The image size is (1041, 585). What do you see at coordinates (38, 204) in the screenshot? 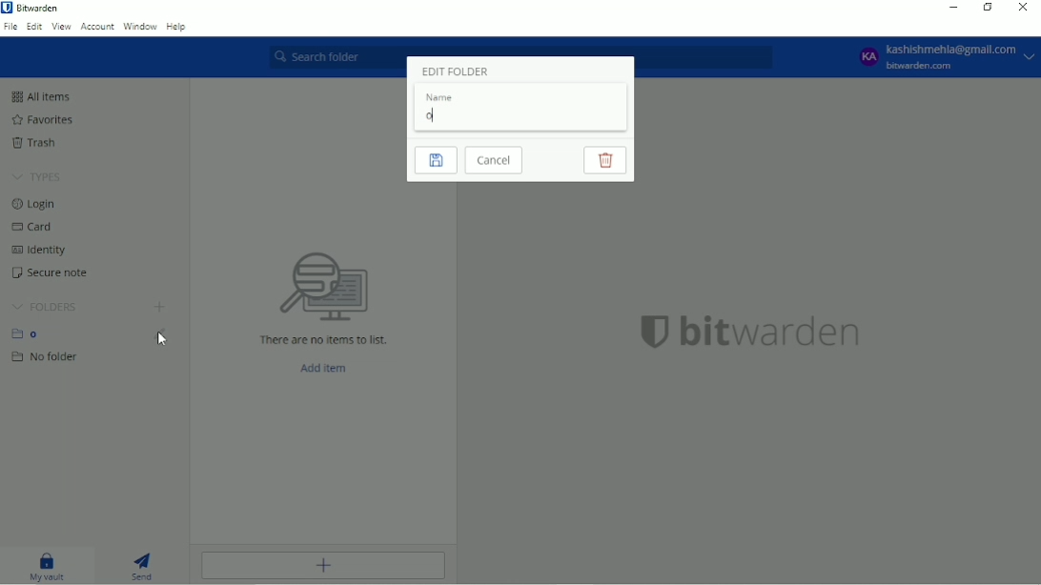
I see `Login` at bounding box center [38, 204].